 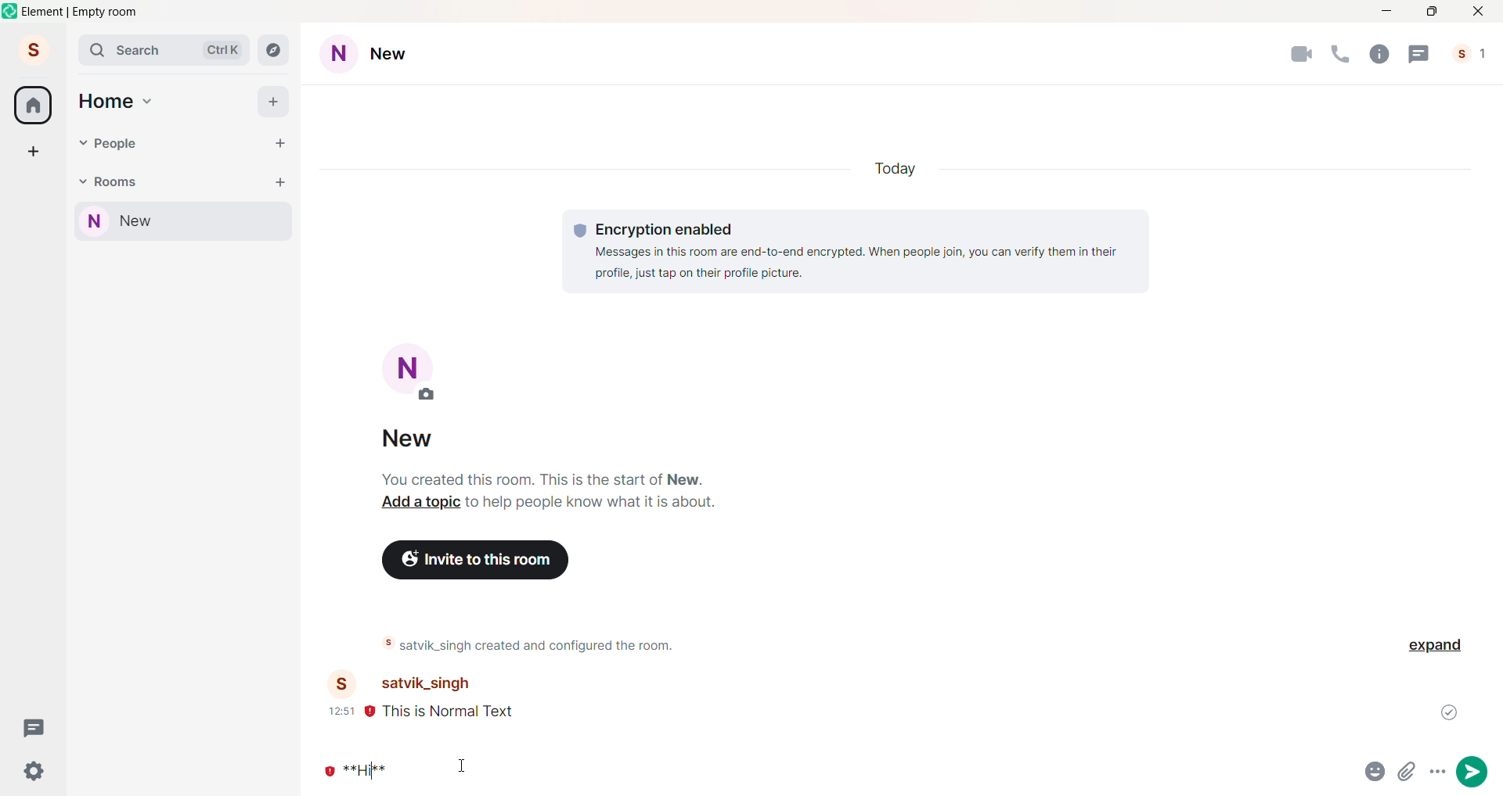 What do you see at coordinates (1378, 53) in the screenshot?
I see `Room Info` at bounding box center [1378, 53].